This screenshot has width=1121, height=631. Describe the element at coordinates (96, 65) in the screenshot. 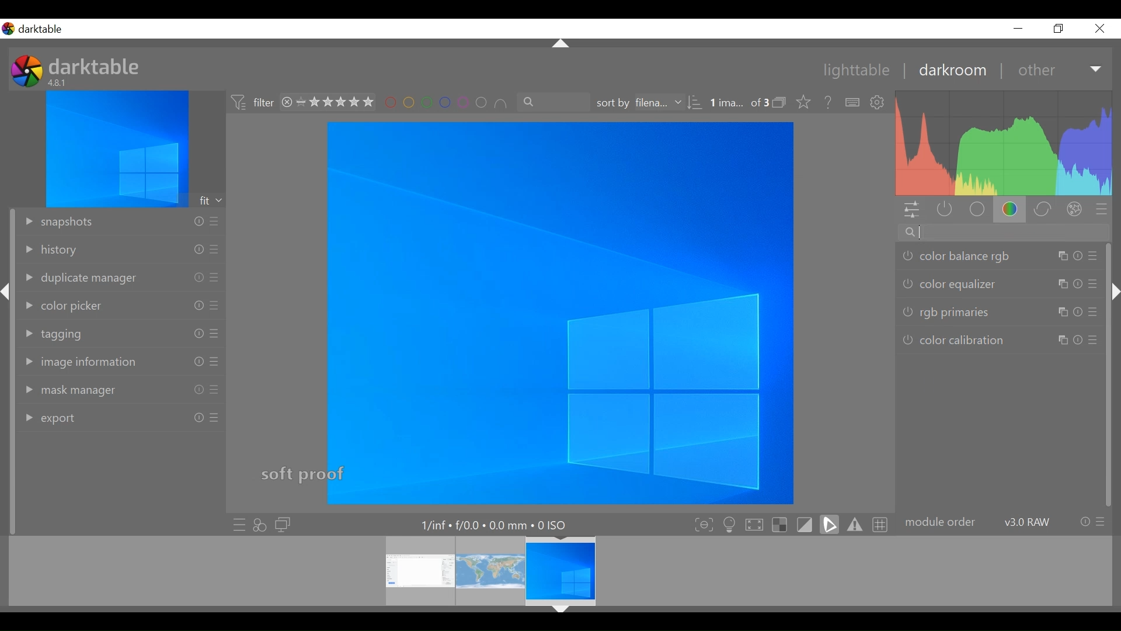

I see `darktable` at that location.